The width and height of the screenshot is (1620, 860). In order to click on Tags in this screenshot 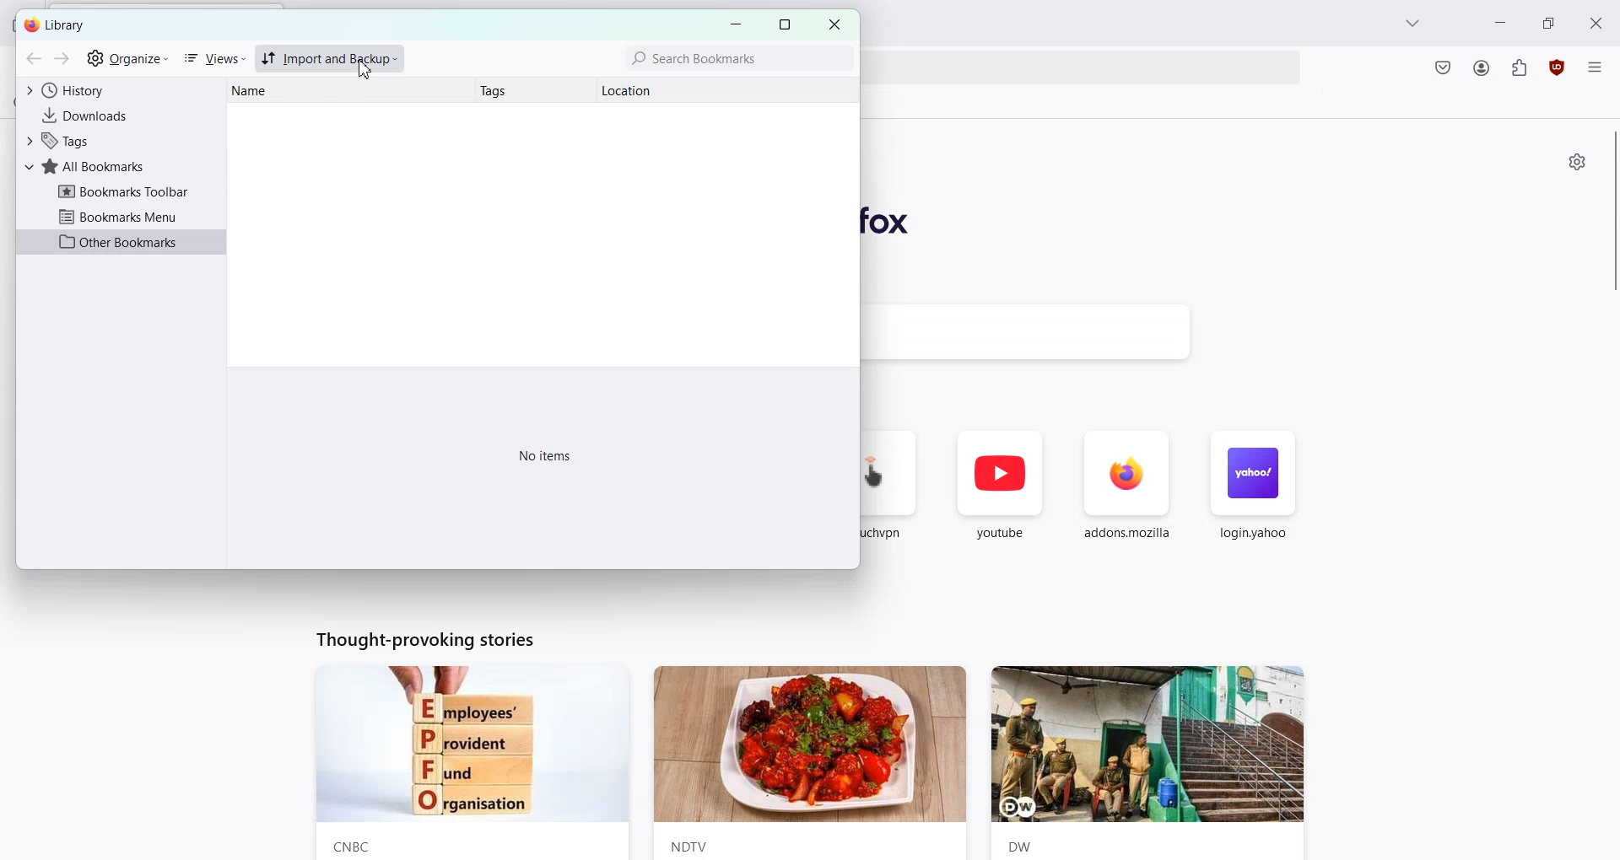, I will do `click(118, 141)`.